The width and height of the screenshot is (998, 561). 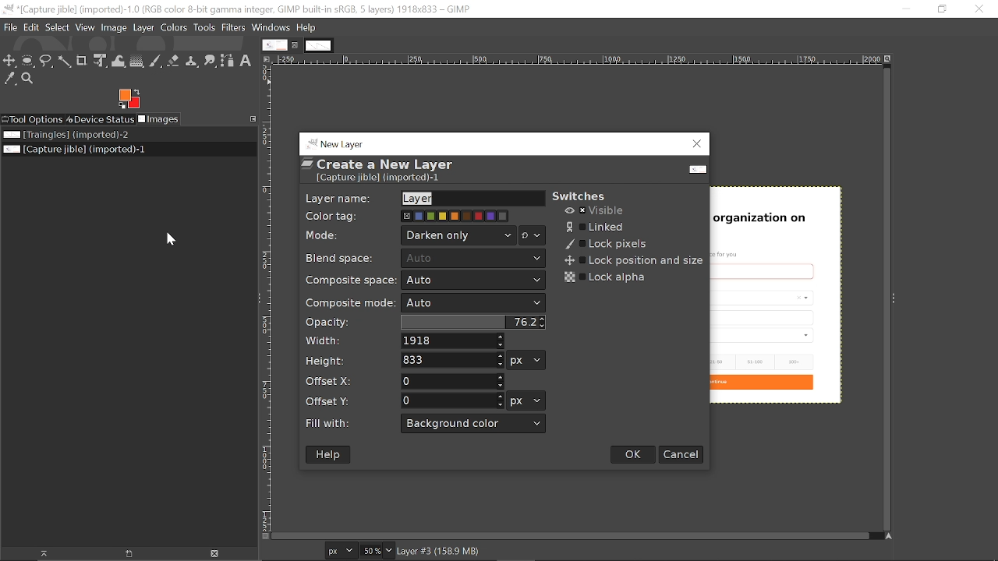 I want to click on cursor, so click(x=175, y=234).